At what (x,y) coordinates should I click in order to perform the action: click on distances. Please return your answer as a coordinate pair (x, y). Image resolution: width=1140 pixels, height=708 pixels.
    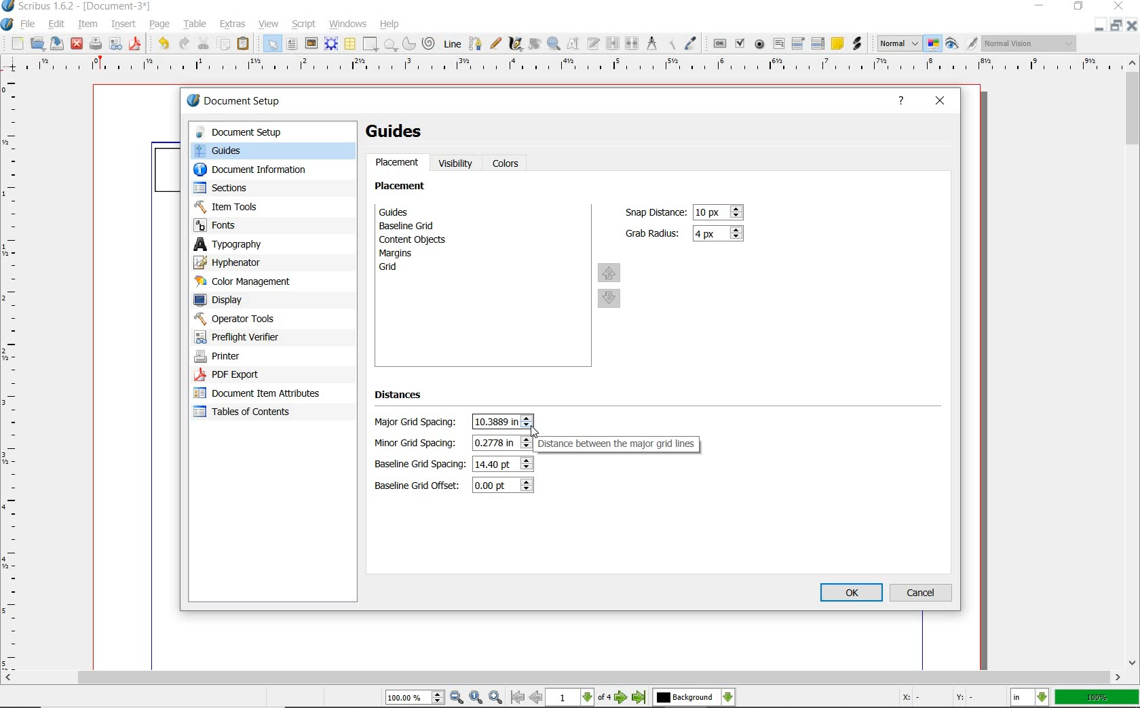
    Looking at the image, I should click on (404, 397).